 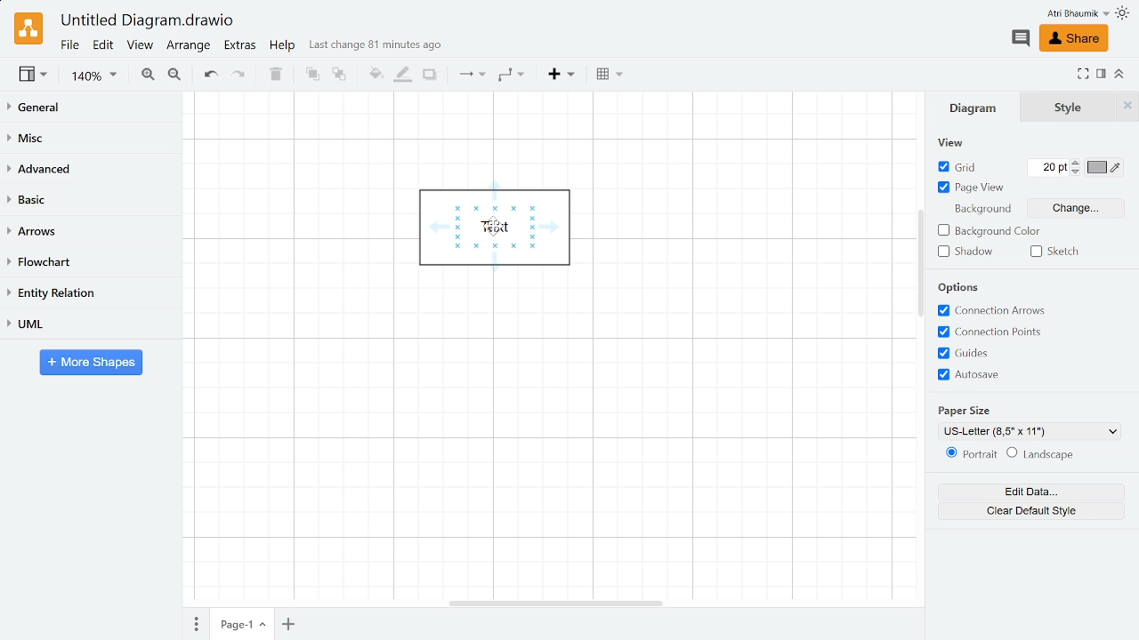 What do you see at coordinates (1070, 107) in the screenshot?
I see `Style` at bounding box center [1070, 107].